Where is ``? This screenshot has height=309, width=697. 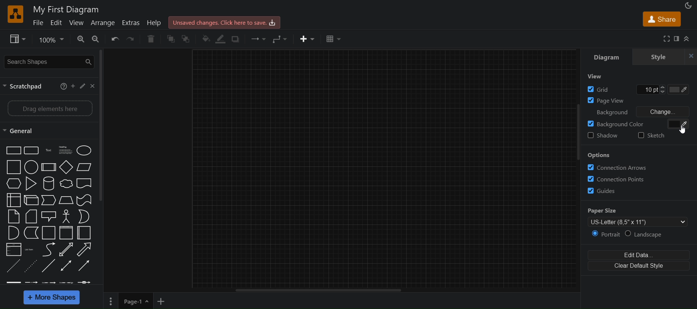  is located at coordinates (600, 156).